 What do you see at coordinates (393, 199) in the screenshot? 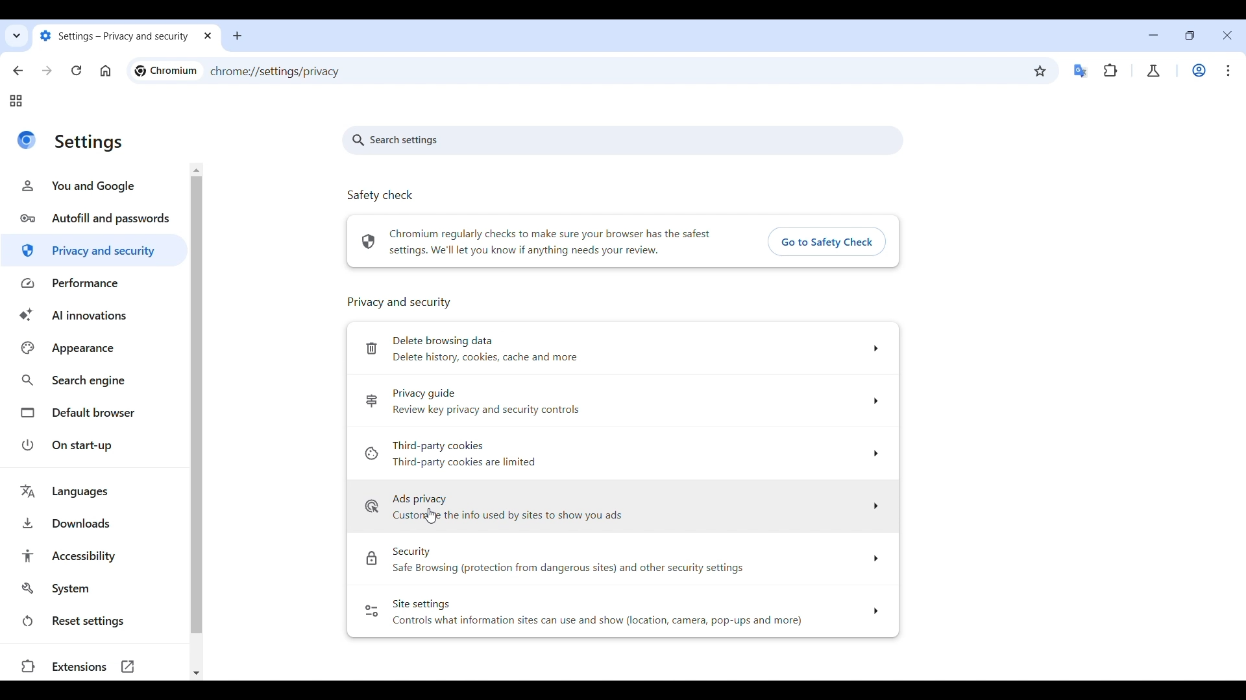
I see `You and google` at bounding box center [393, 199].